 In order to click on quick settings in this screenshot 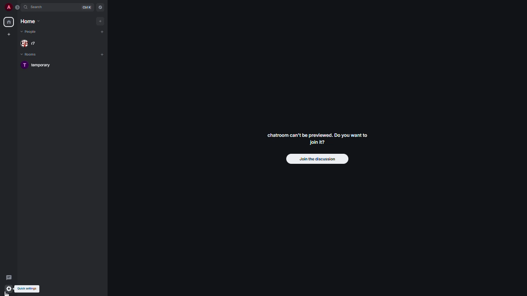, I will do `click(9, 289)`.